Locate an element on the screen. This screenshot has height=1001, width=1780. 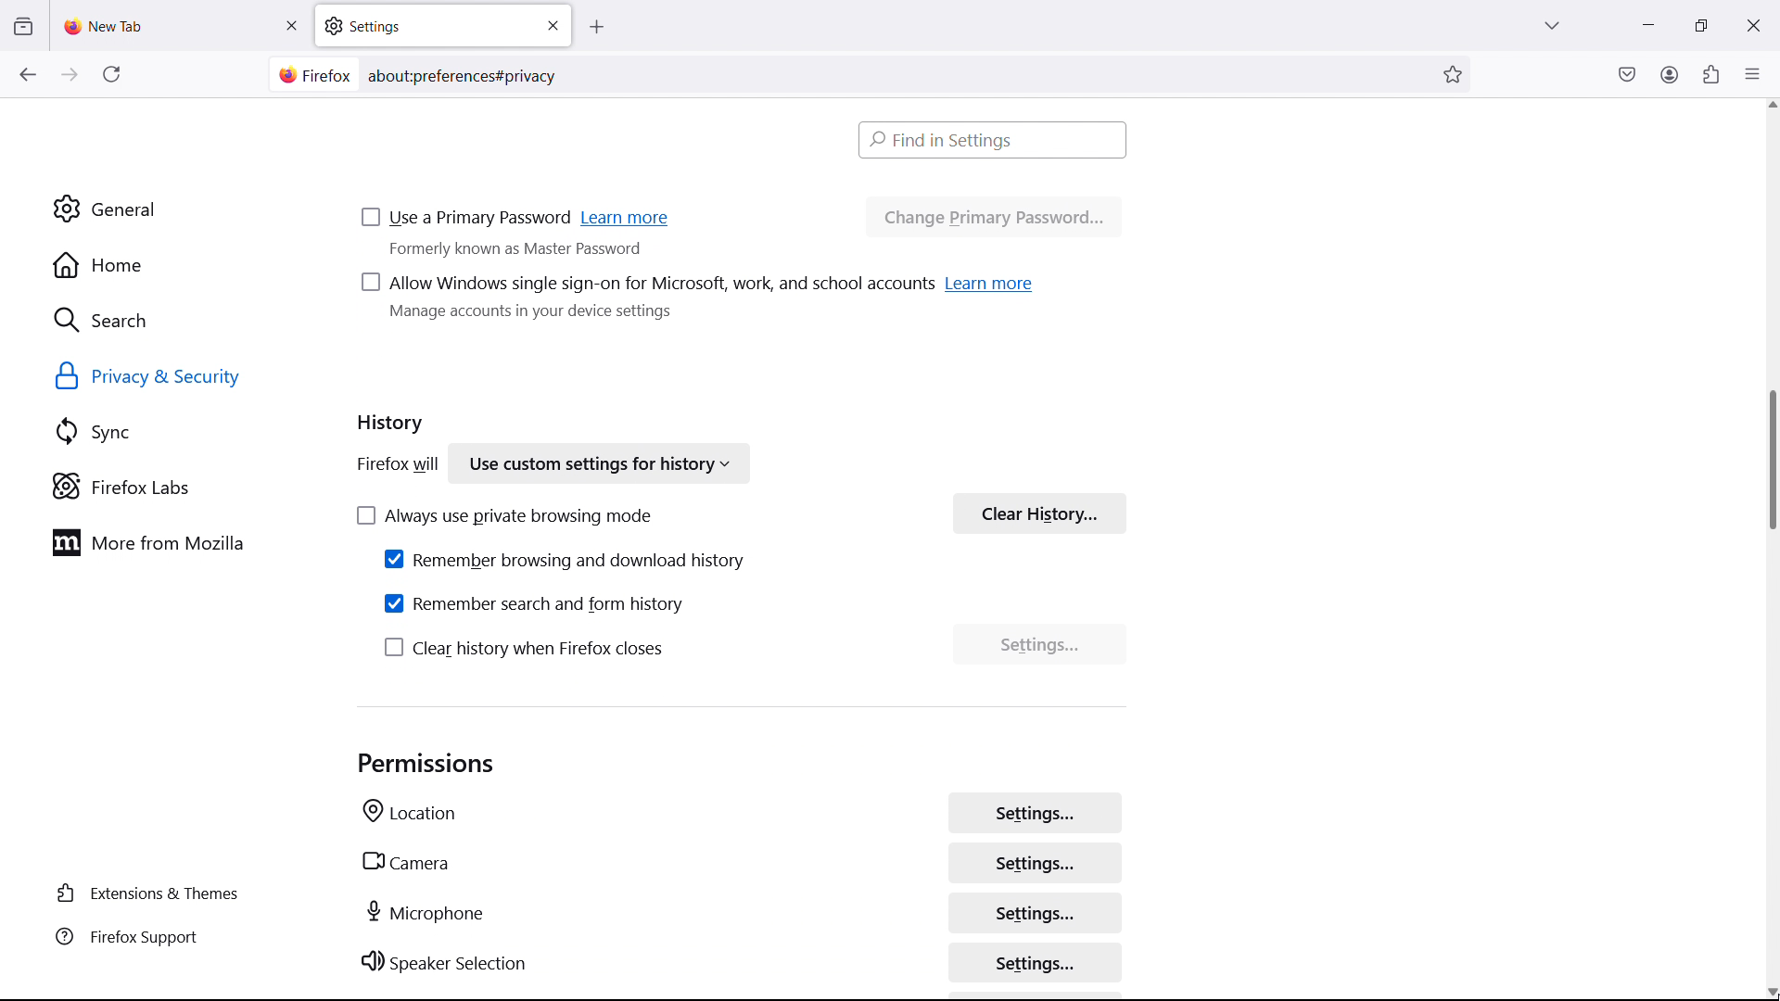
open application menu is located at coordinates (1752, 72).